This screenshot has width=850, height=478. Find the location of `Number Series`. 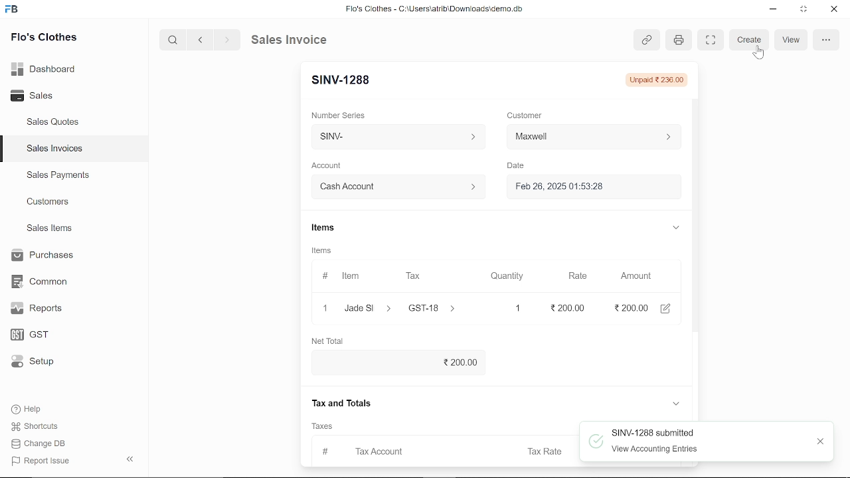

Number Series is located at coordinates (340, 115).